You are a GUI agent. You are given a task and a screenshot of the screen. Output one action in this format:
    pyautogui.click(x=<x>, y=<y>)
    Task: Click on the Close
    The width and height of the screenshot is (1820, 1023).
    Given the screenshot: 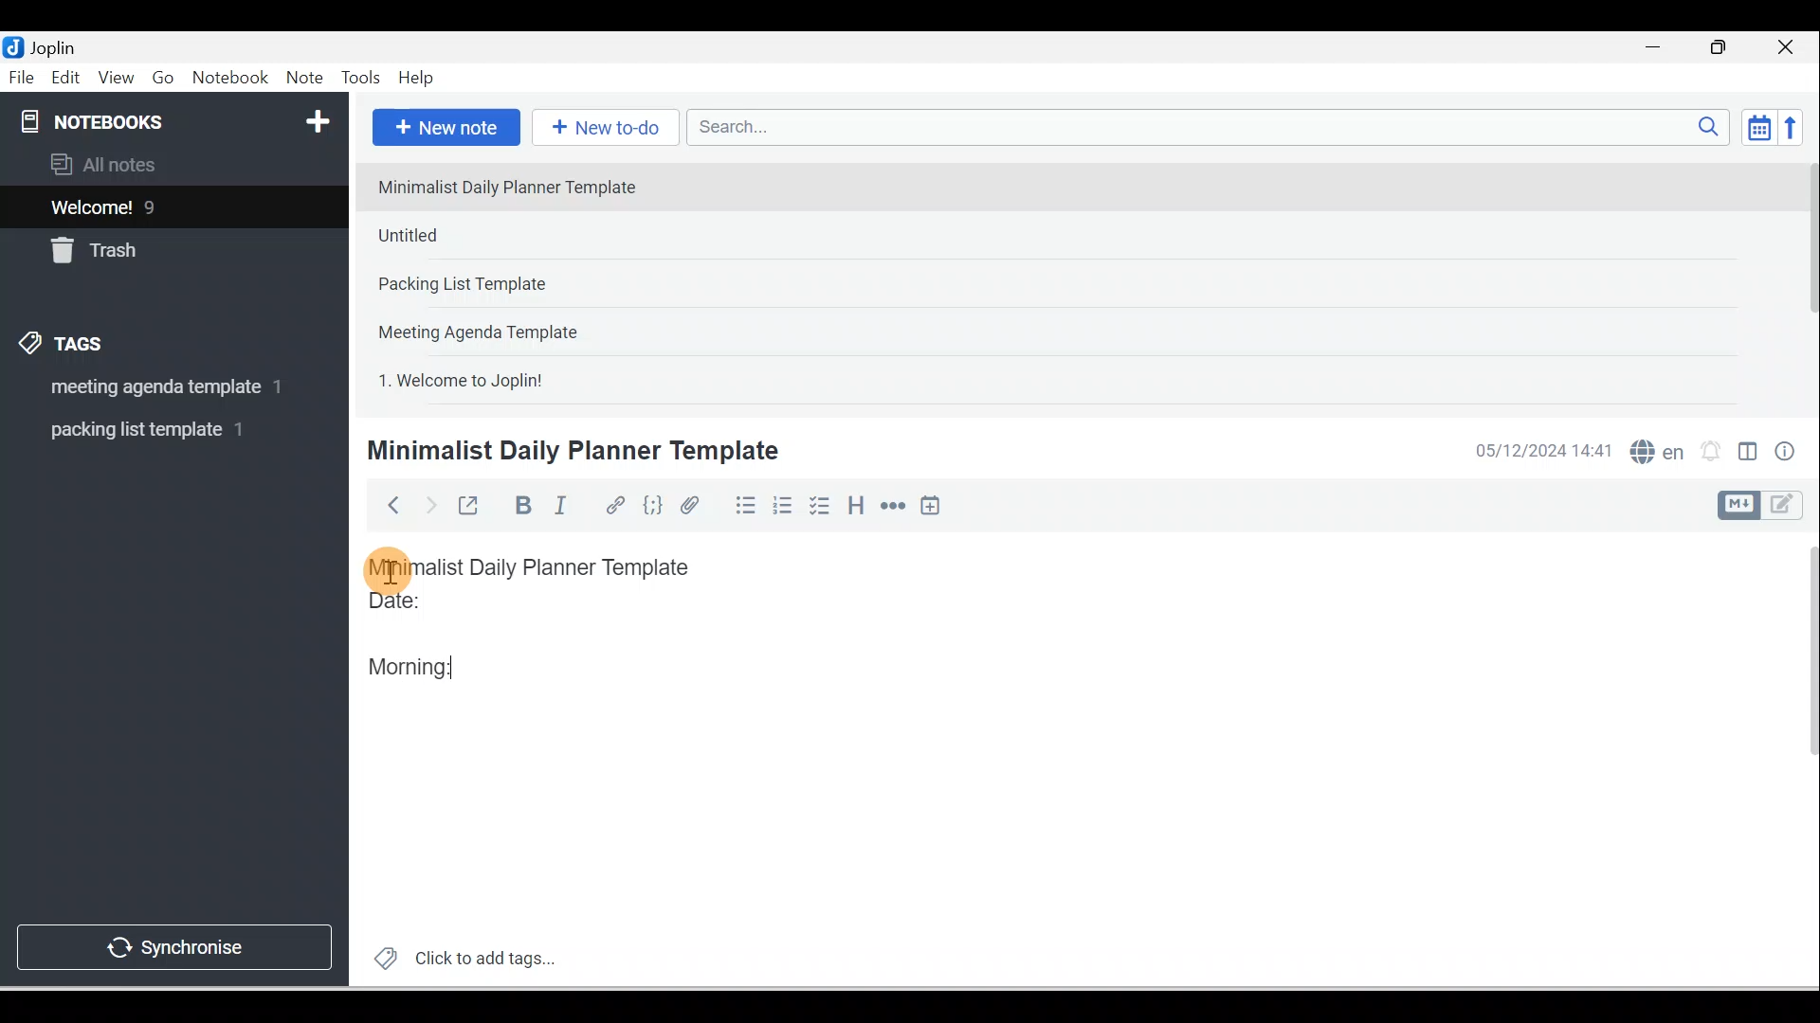 What is the action you would take?
    pyautogui.click(x=1791, y=47)
    